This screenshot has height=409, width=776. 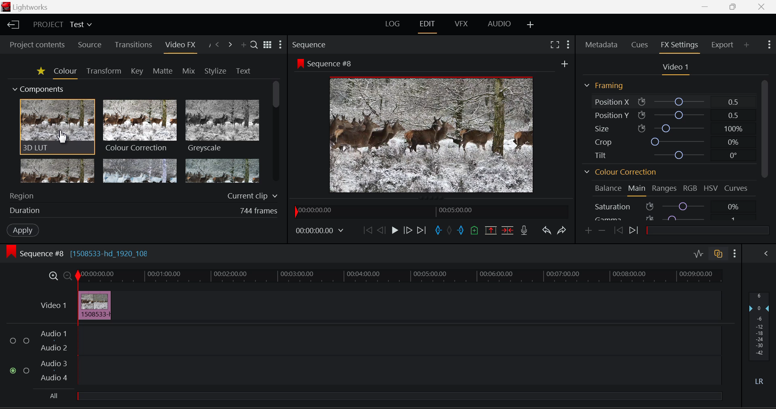 What do you see at coordinates (63, 24) in the screenshot?
I see `Project Title` at bounding box center [63, 24].